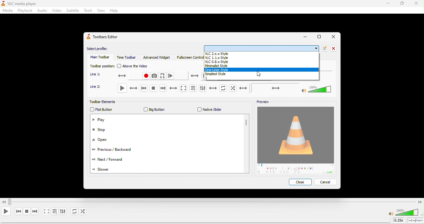  What do you see at coordinates (72, 10) in the screenshot?
I see `subtitle` at bounding box center [72, 10].